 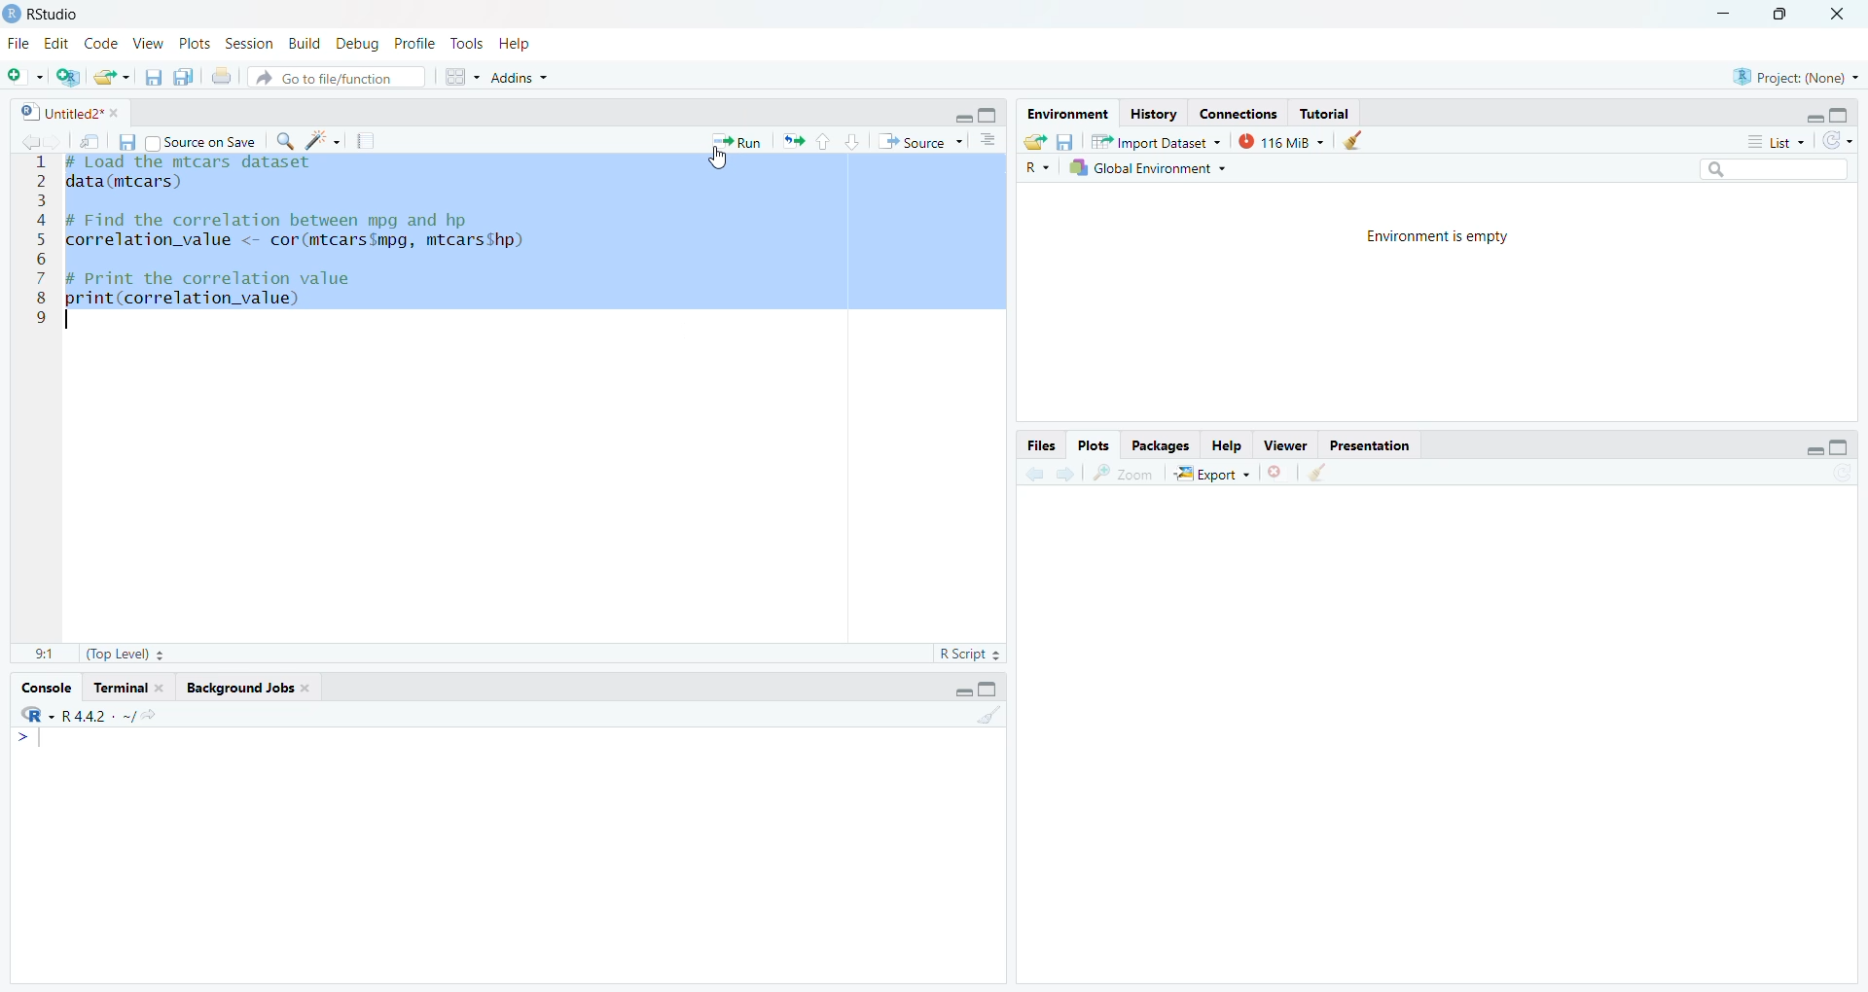 I want to click on Session, so click(x=248, y=44).